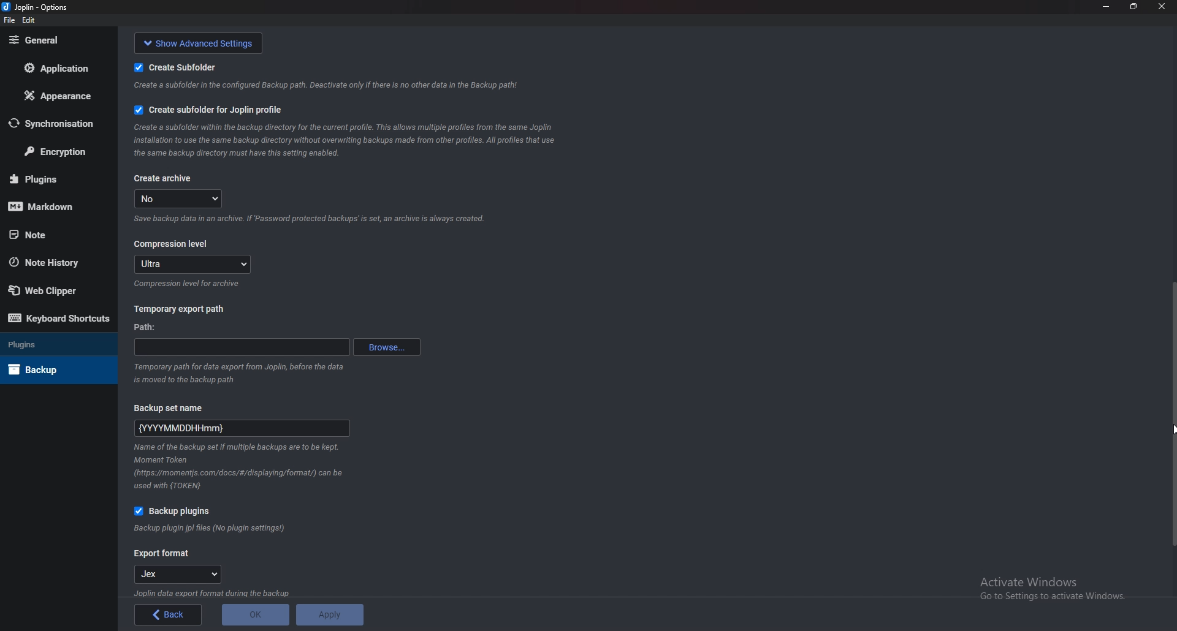 This screenshot has width=1177, height=631. I want to click on browse, so click(387, 346).